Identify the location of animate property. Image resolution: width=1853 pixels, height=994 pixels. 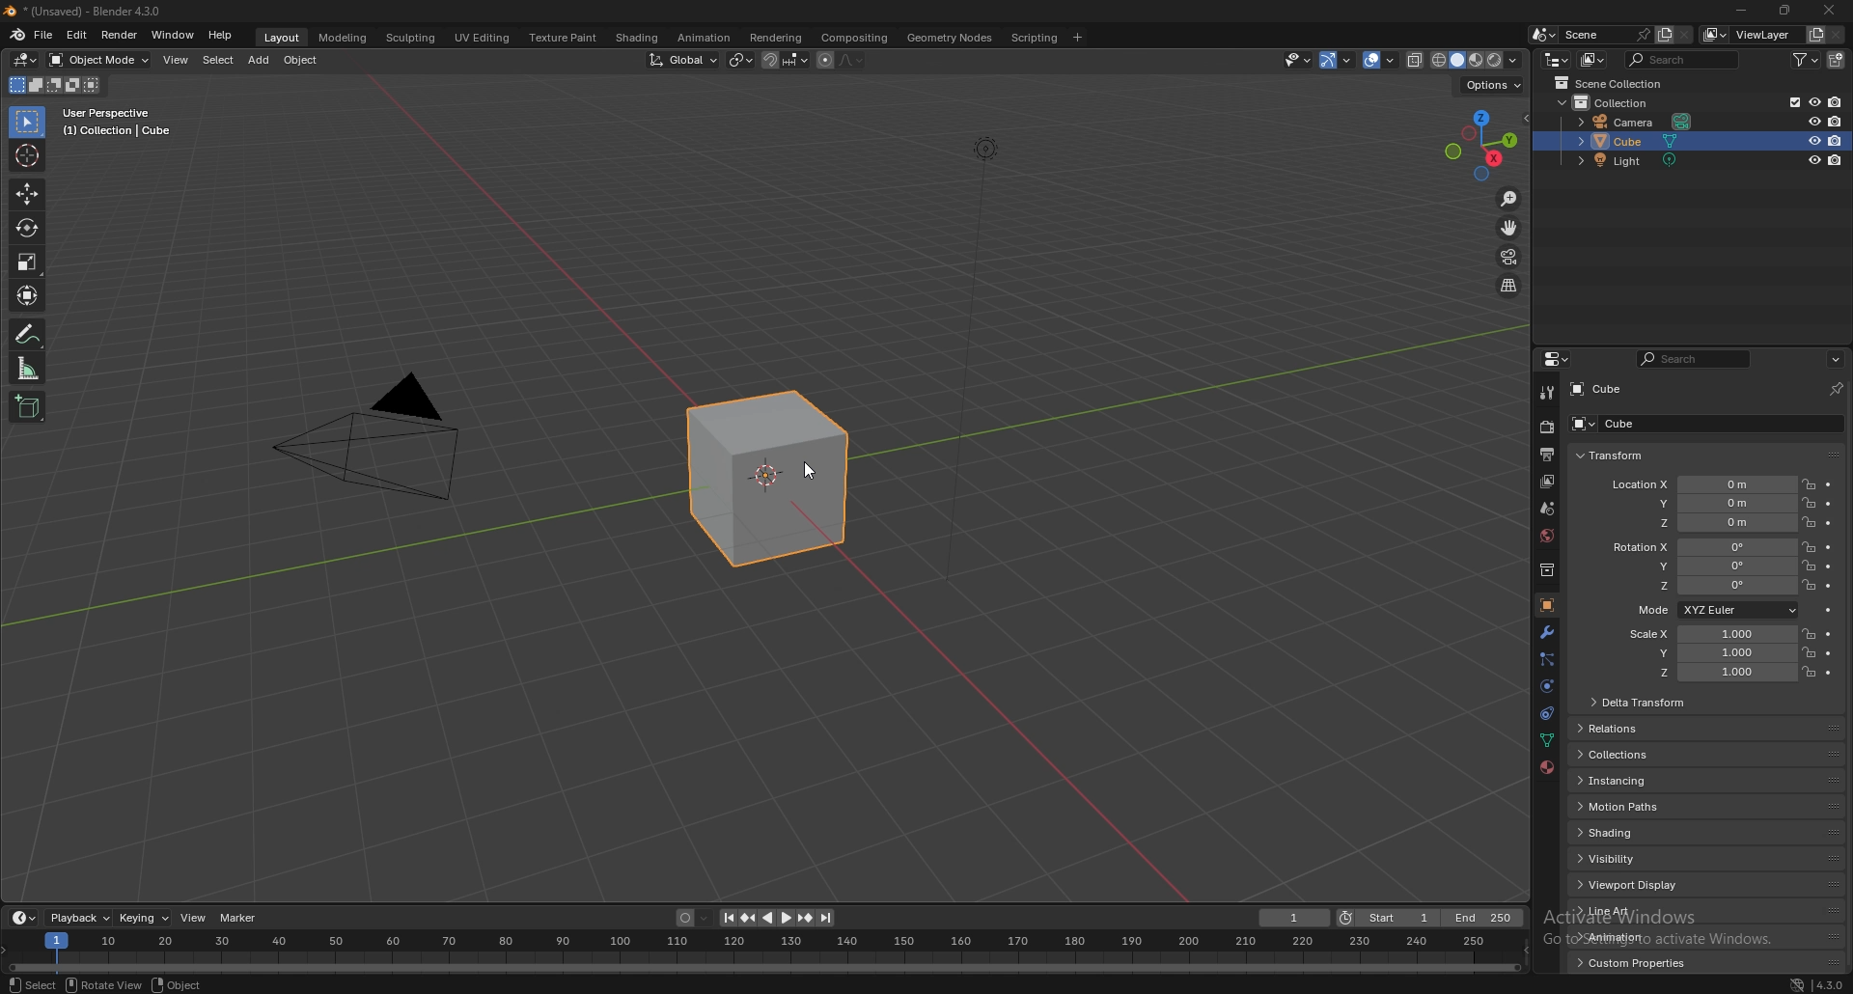
(1830, 587).